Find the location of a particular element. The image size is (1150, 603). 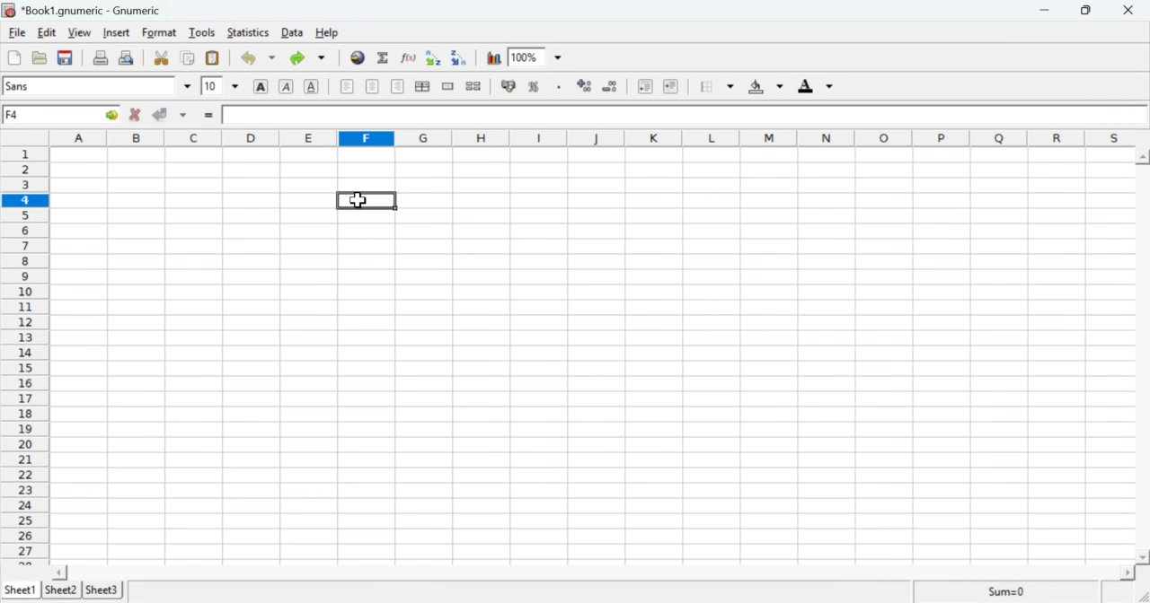

Merge cells is located at coordinates (448, 87).